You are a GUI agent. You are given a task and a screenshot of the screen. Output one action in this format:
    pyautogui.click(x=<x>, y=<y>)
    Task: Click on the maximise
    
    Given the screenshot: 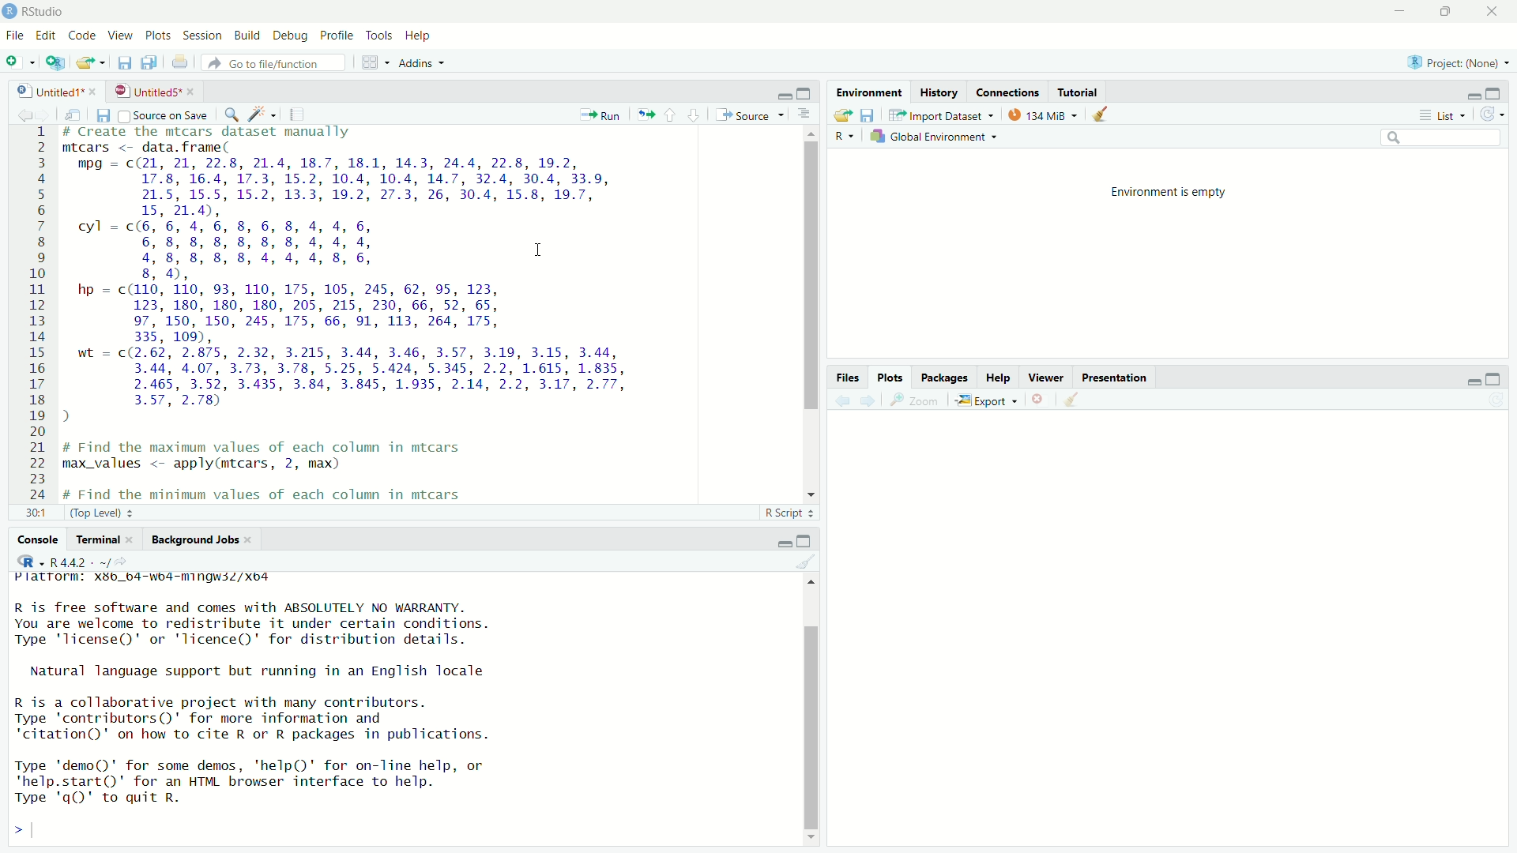 What is the action you would take?
    pyautogui.click(x=804, y=539)
    